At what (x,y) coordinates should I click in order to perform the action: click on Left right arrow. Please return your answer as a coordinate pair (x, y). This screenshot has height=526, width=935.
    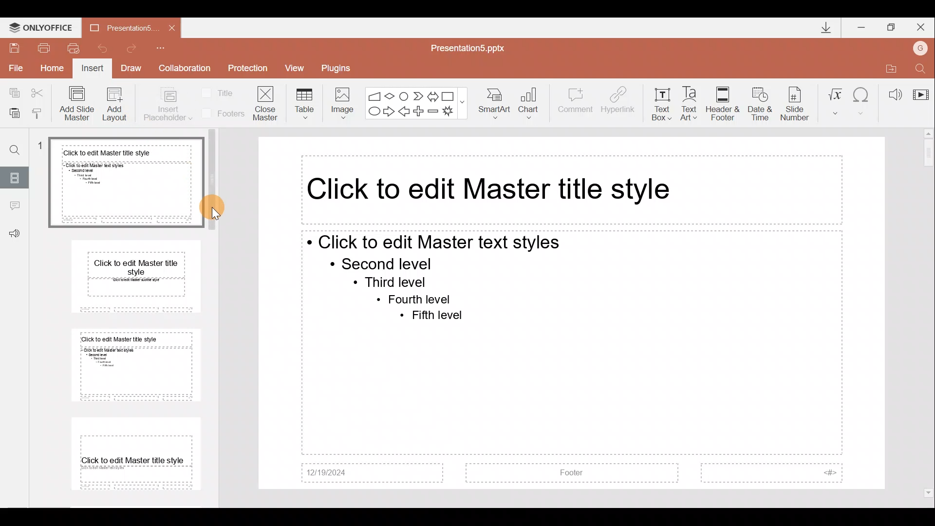
    Looking at the image, I should click on (432, 94).